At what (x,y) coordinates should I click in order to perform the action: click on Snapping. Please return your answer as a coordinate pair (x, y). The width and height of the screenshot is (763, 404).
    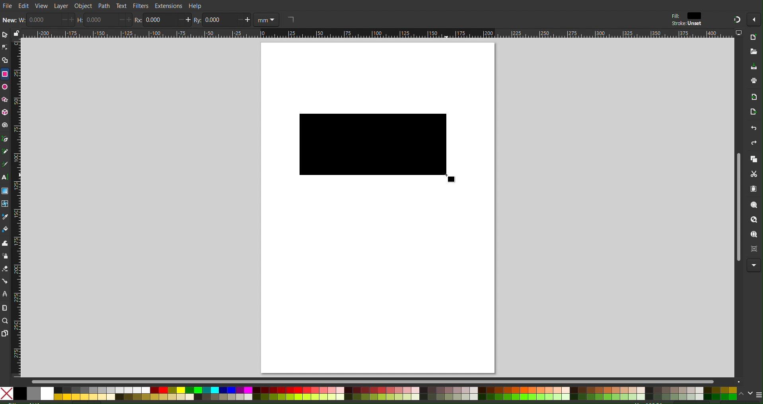
    Looking at the image, I should click on (736, 18).